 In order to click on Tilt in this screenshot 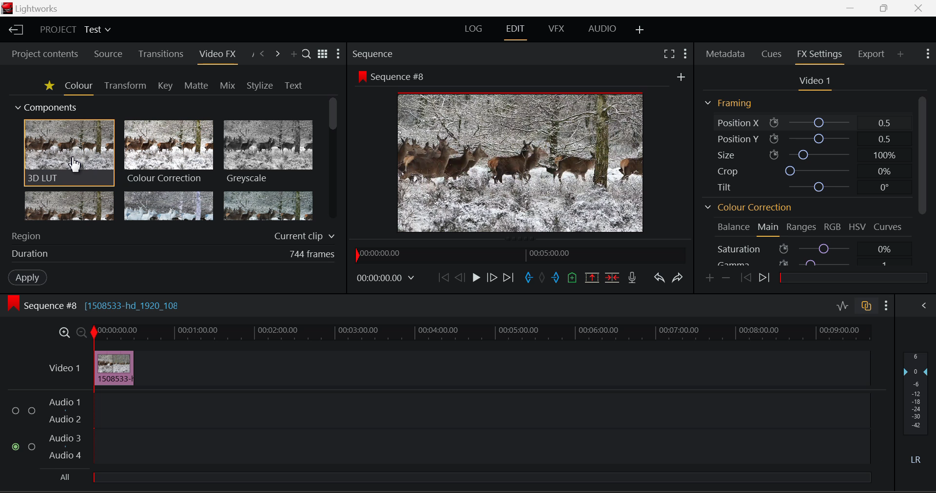, I will do `click(810, 185)`.